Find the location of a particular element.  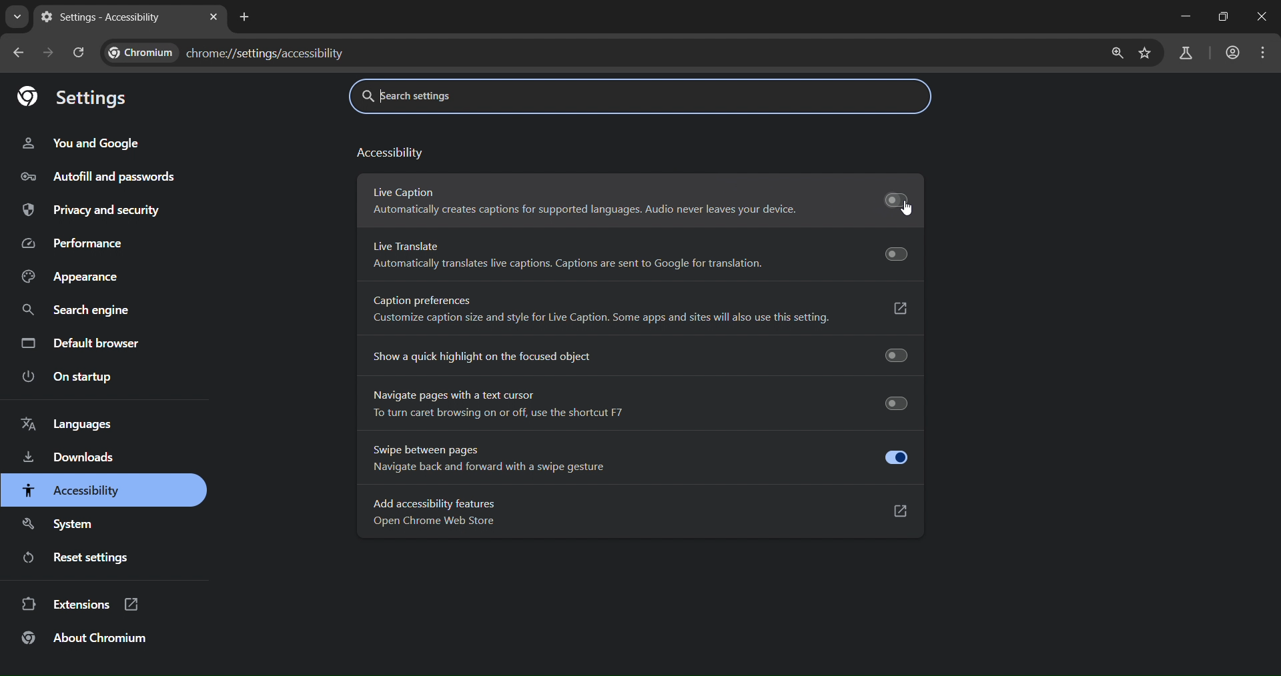

menu is located at coordinates (1262, 53).